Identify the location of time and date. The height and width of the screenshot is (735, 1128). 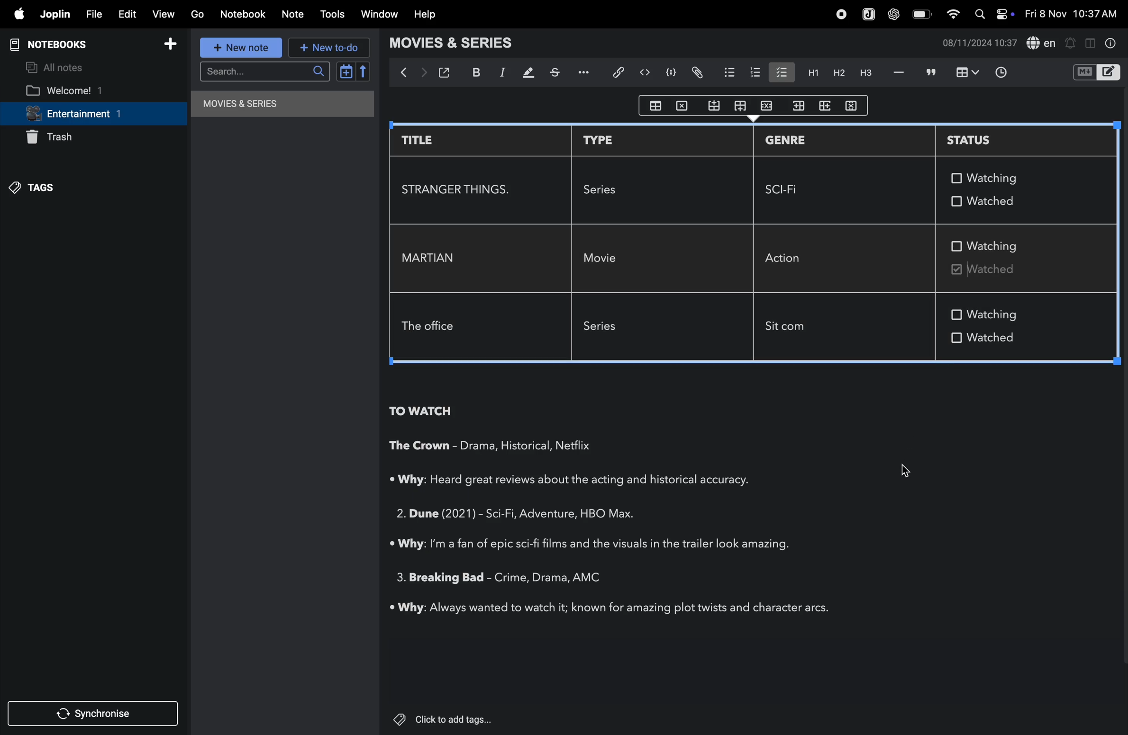
(977, 43).